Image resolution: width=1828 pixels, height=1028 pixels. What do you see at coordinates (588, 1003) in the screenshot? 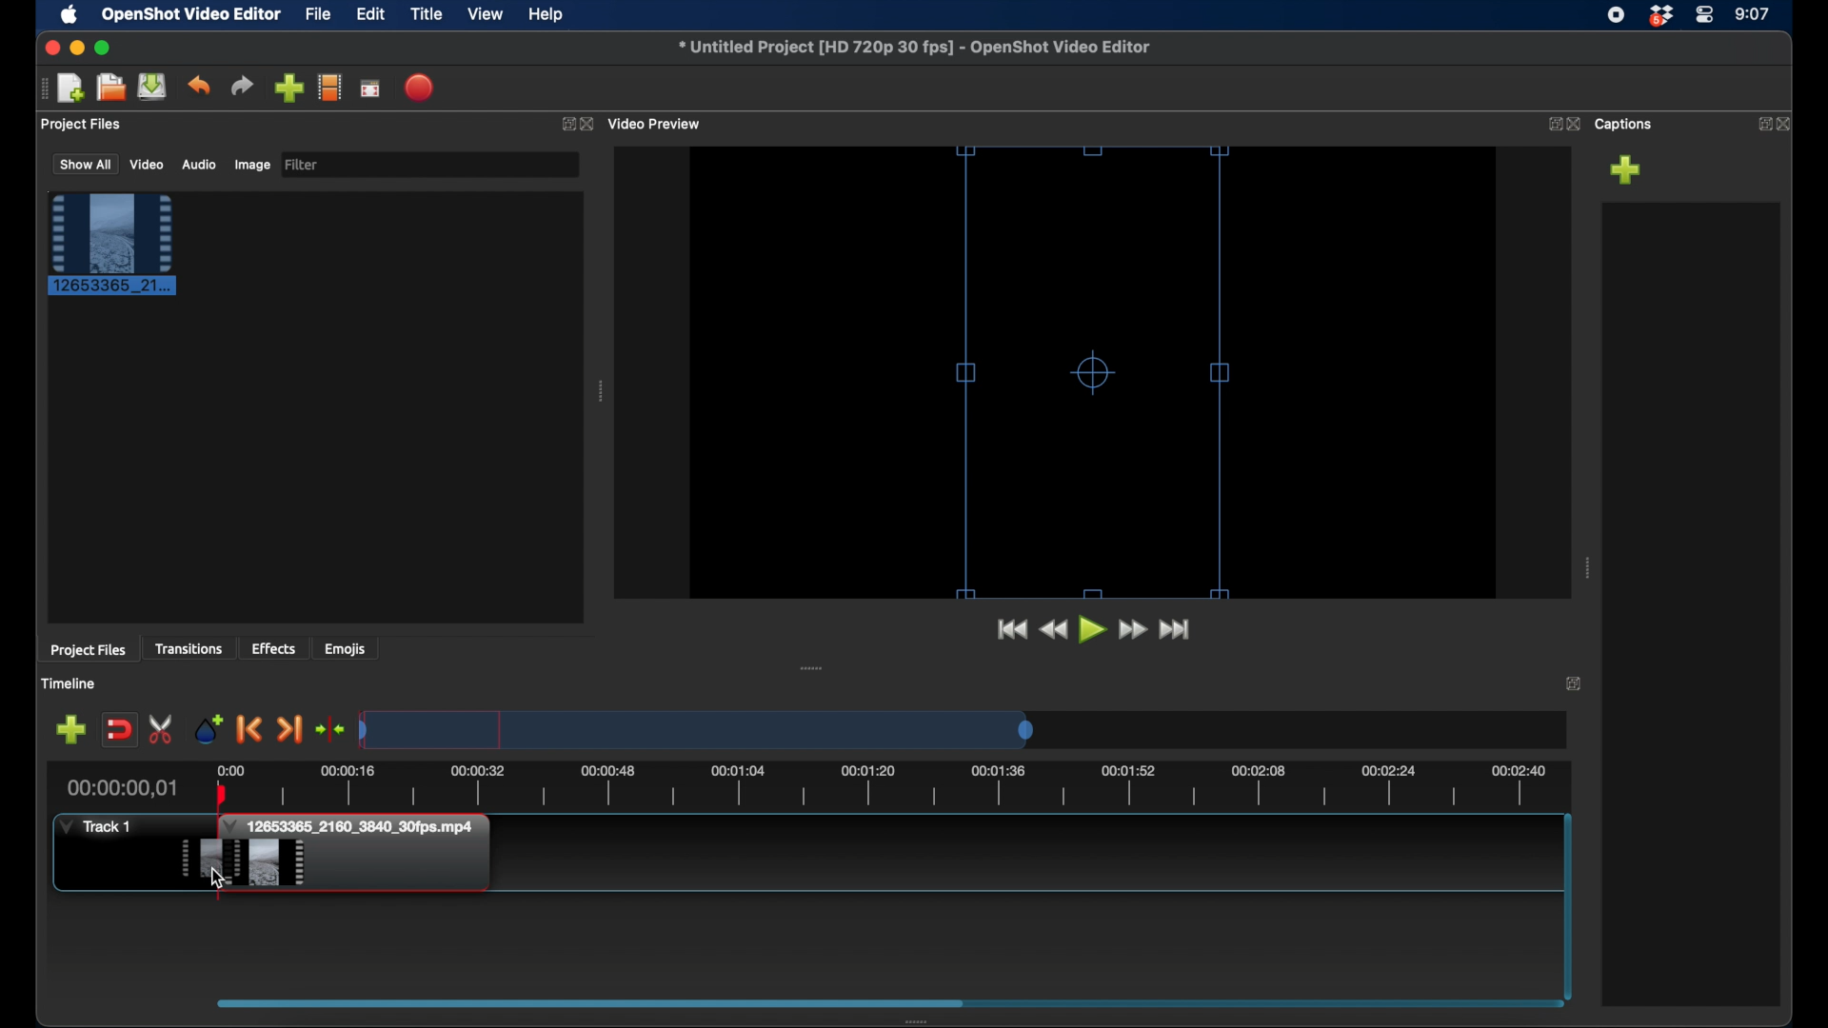
I see `scroll box` at bounding box center [588, 1003].